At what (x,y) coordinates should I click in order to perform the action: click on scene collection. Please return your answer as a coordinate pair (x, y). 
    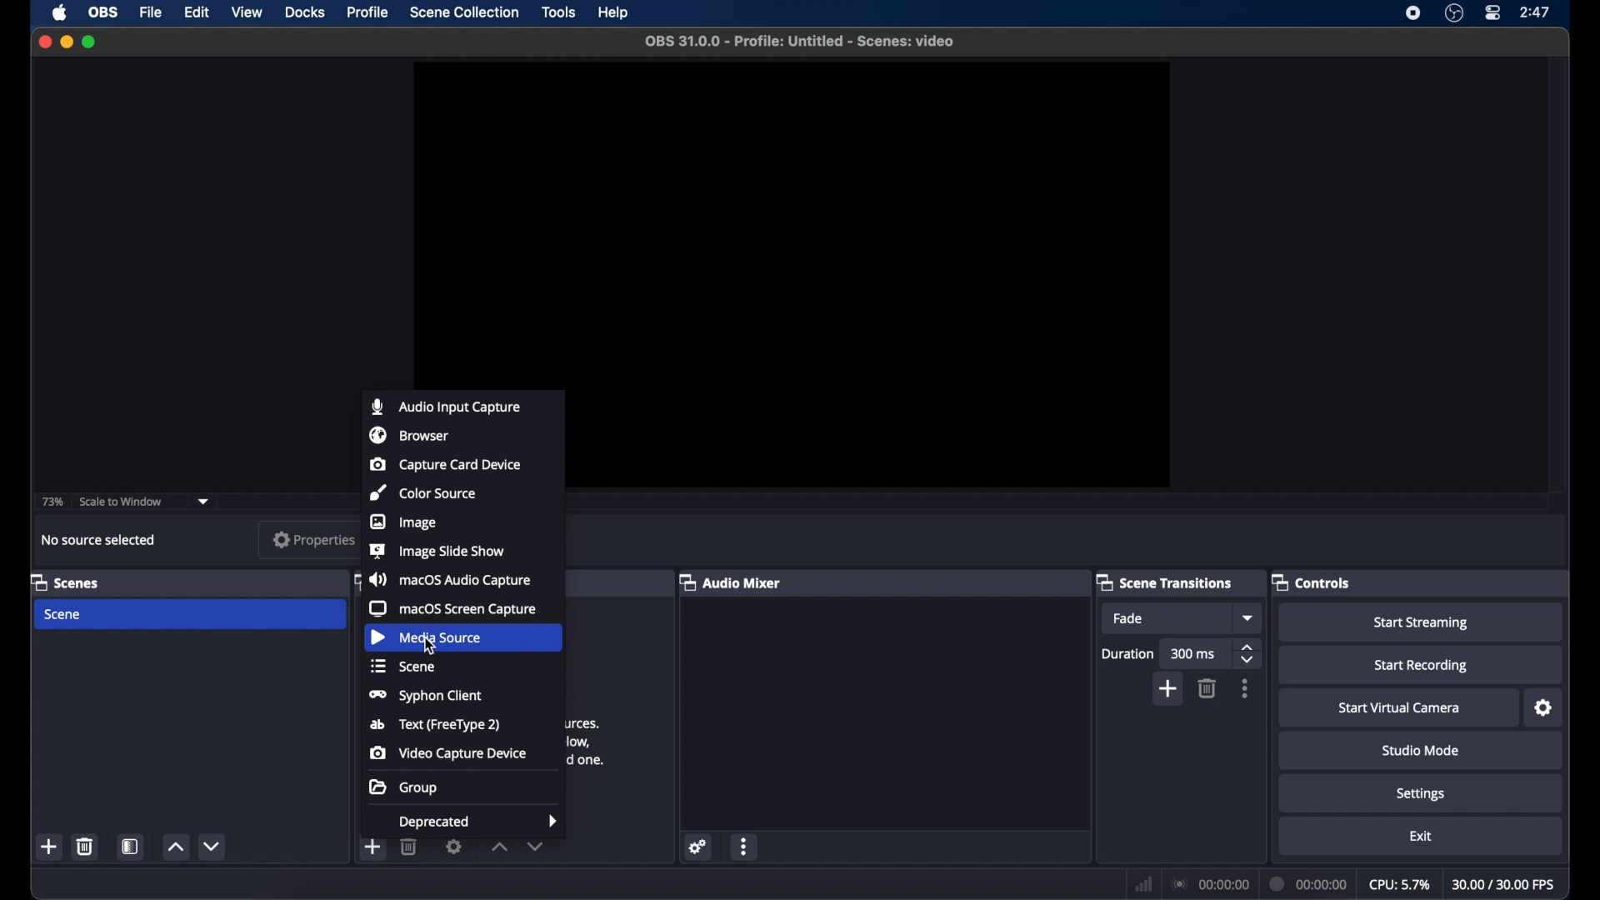
    Looking at the image, I should click on (466, 12).